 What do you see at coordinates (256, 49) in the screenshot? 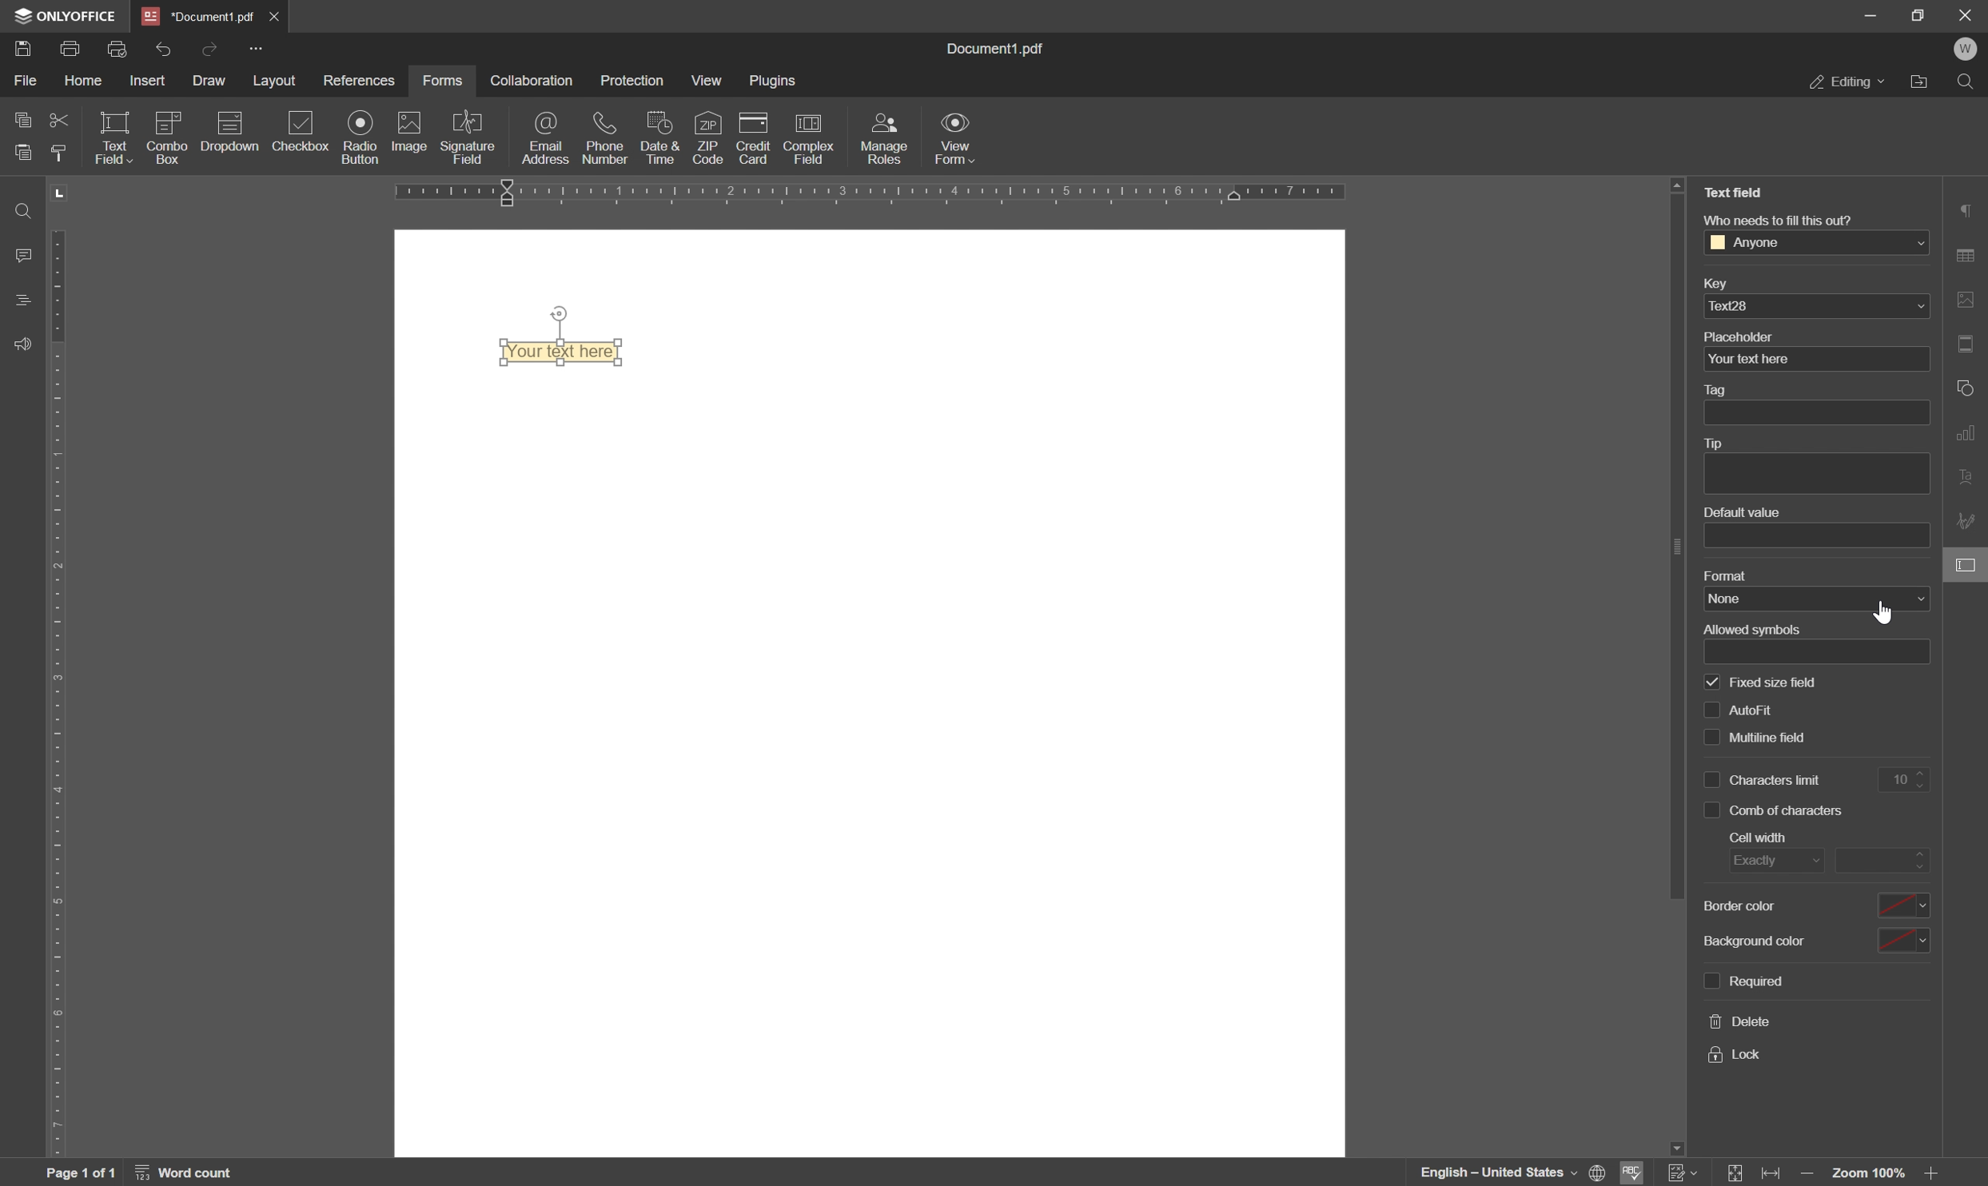
I see `customize quick access toolbar` at bounding box center [256, 49].